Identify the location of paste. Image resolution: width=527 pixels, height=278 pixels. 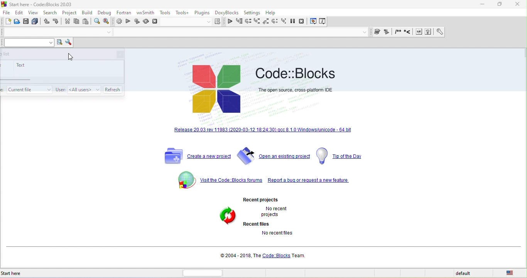
(86, 22).